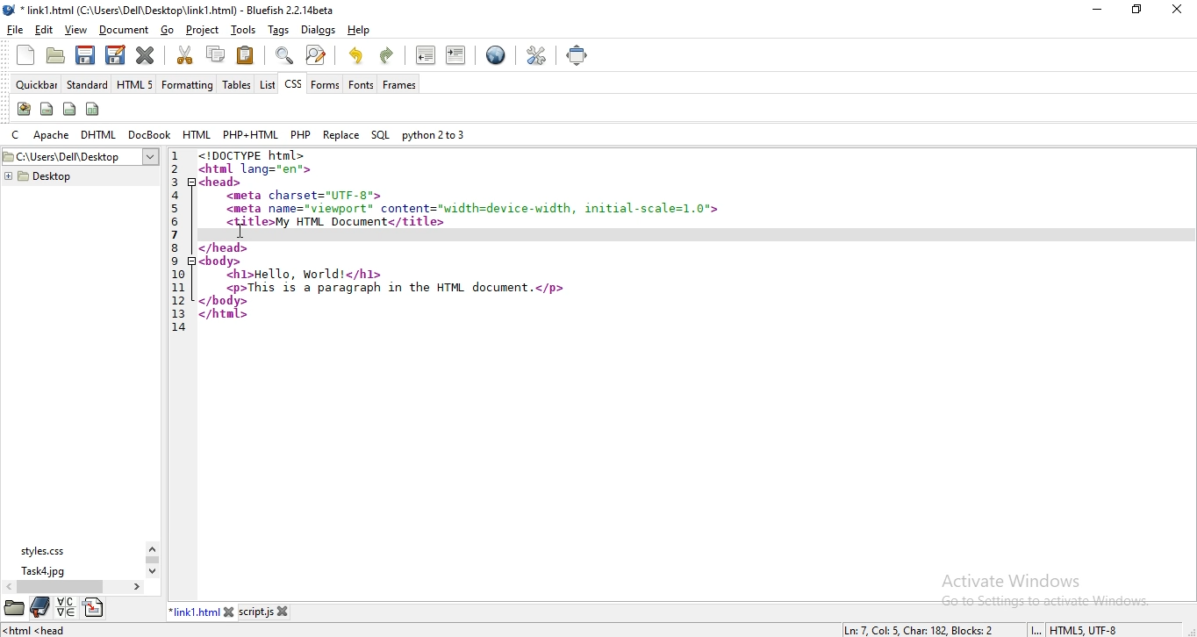 This screenshot has height=637, width=1197. What do you see at coordinates (24, 54) in the screenshot?
I see `new file` at bounding box center [24, 54].